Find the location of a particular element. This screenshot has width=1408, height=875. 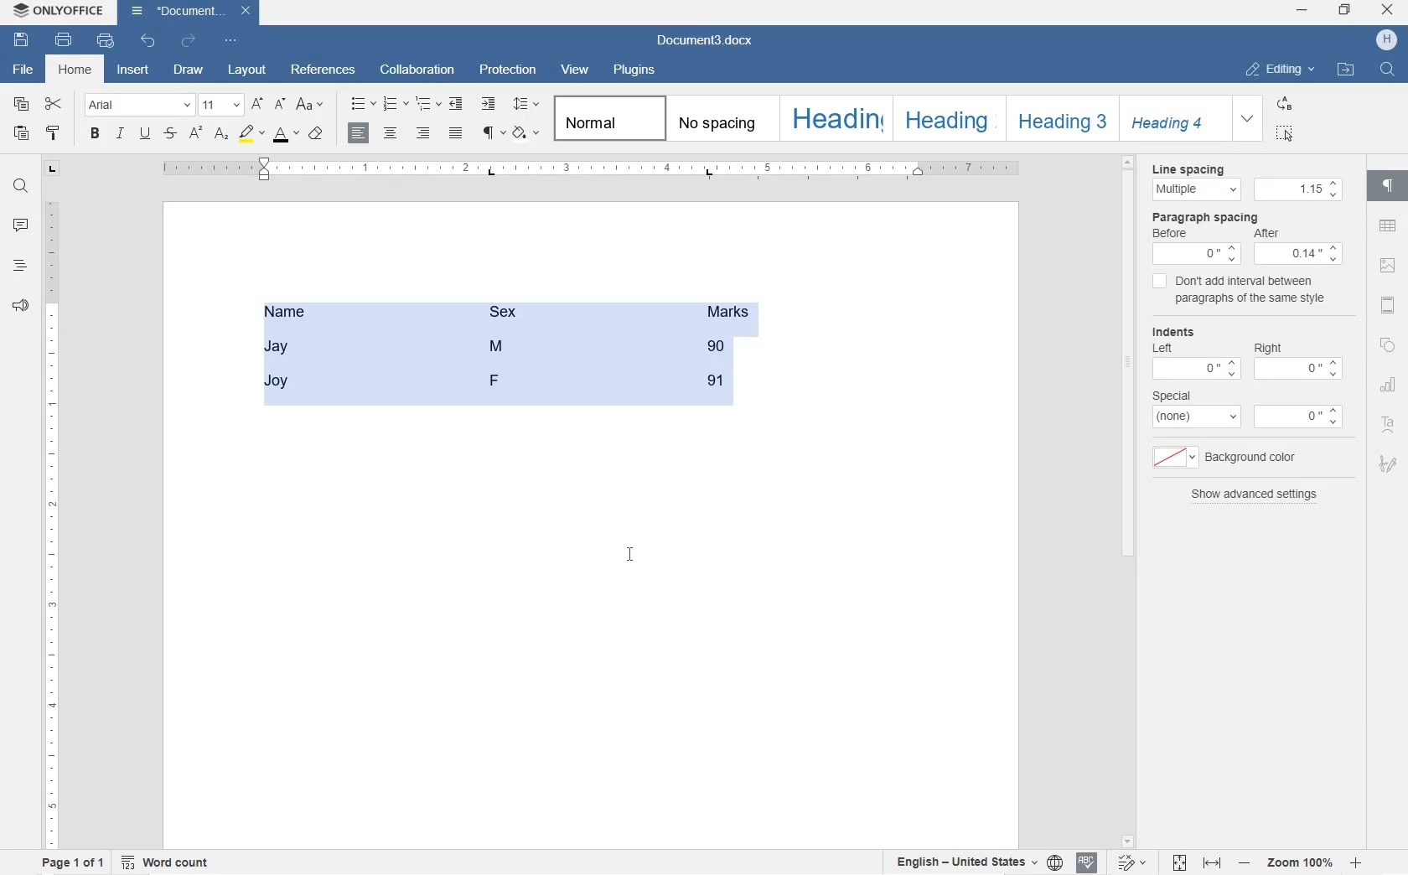

MULTILEVEL LISTS is located at coordinates (427, 102).